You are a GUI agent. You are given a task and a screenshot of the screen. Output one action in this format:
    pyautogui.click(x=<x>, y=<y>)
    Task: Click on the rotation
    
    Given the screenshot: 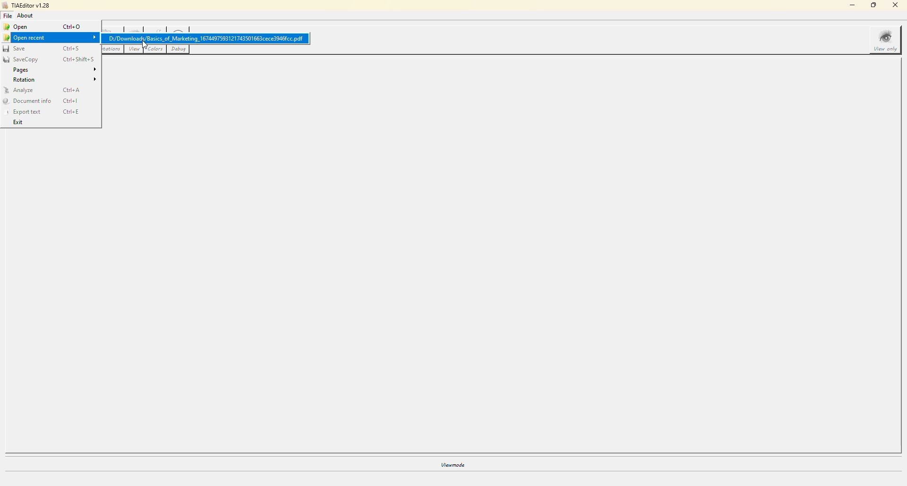 What is the action you would take?
    pyautogui.click(x=25, y=80)
    